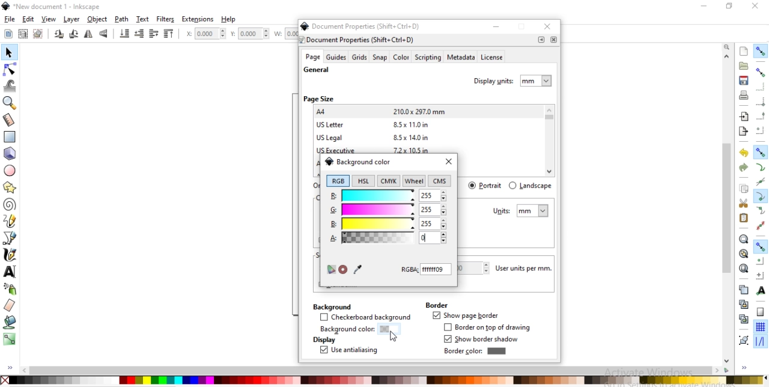 This screenshot has width=769, height=387. Describe the element at coordinates (728, 46) in the screenshot. I see `zoom` at that location.